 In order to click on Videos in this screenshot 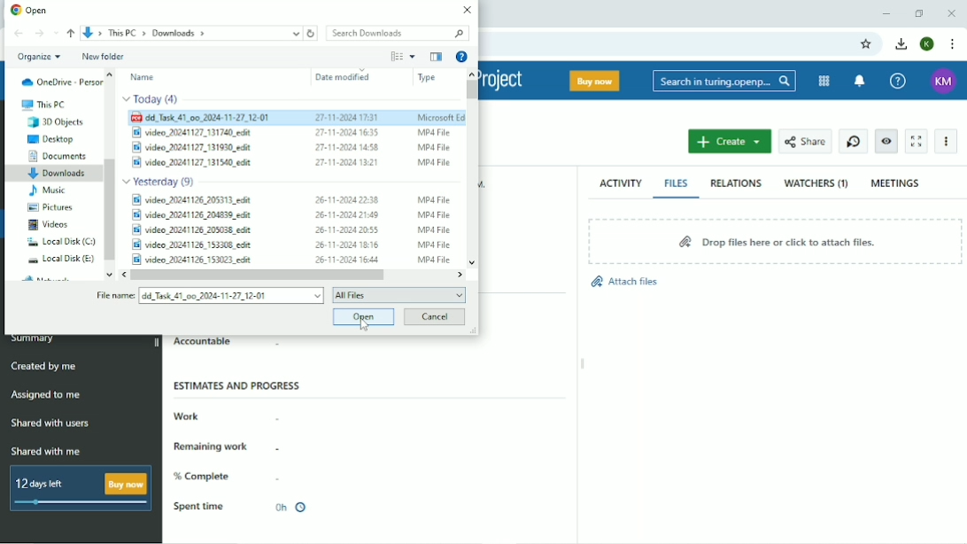, I will do `click(48, 225)`.